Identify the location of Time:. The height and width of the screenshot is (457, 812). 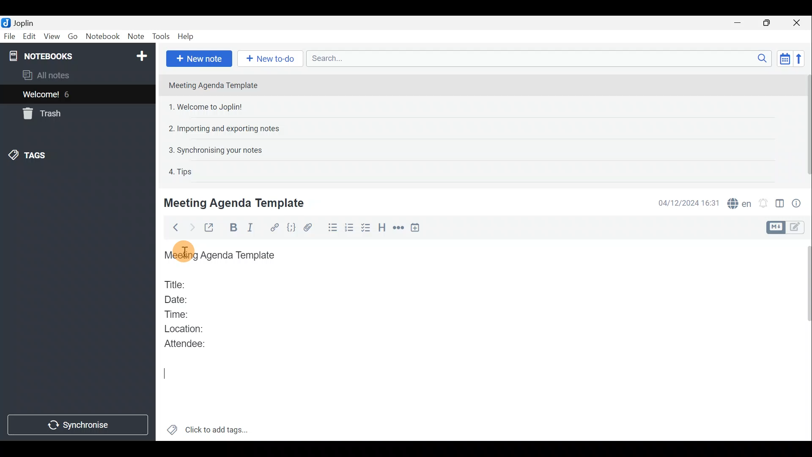
(177, 313).